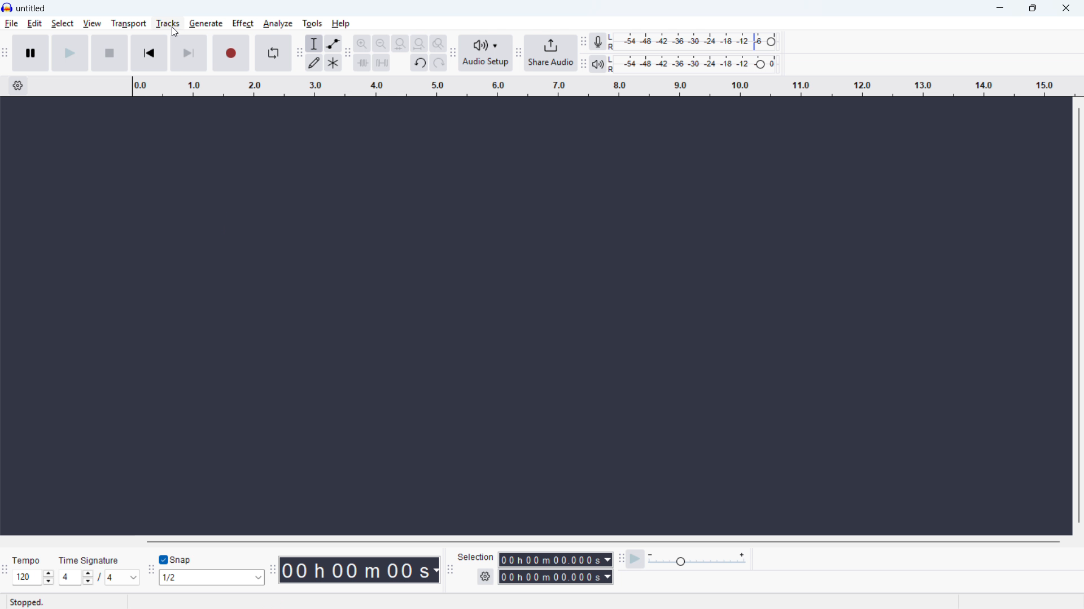 Image resolution: width=1084 pixels, height=609 pixels. I want to click on Timeline settings , so click(17, 86).